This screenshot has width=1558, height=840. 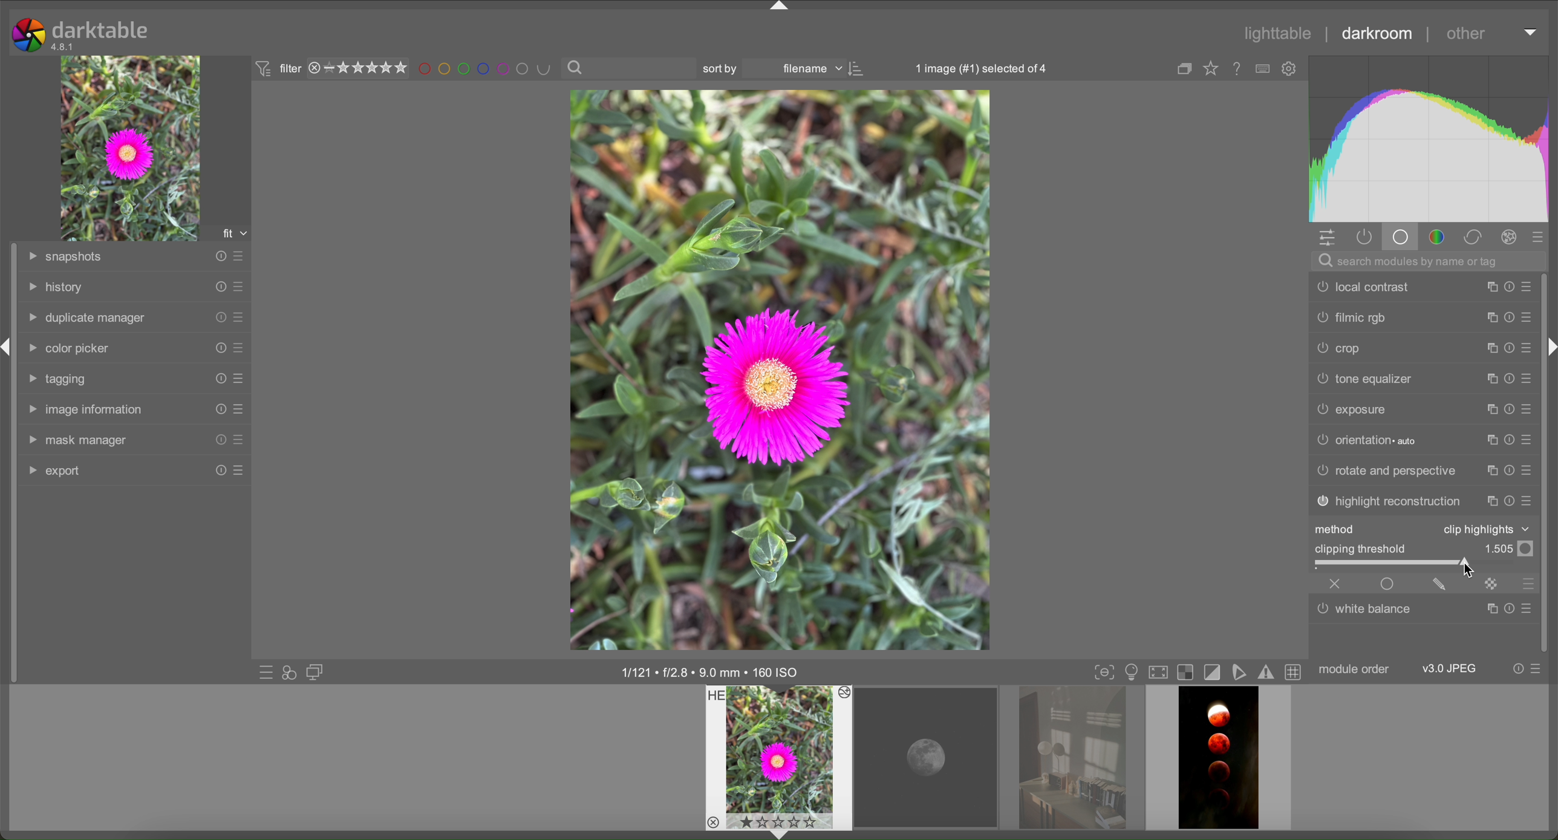 I want to click on copy, so click(x=1487, y=378).